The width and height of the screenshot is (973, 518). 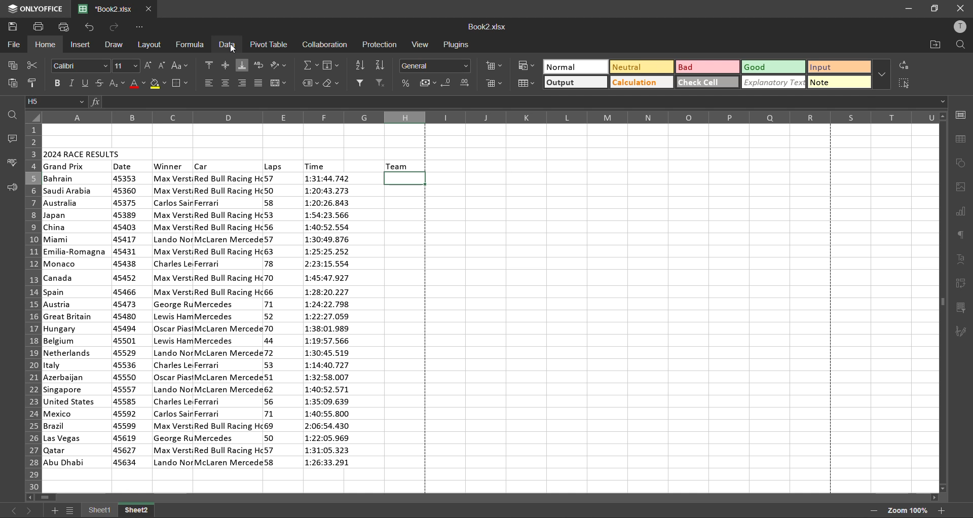 What do you see at coordinates (309, 83) in the screenshot?
I see `named ranges` at bounding box center [309, 83].